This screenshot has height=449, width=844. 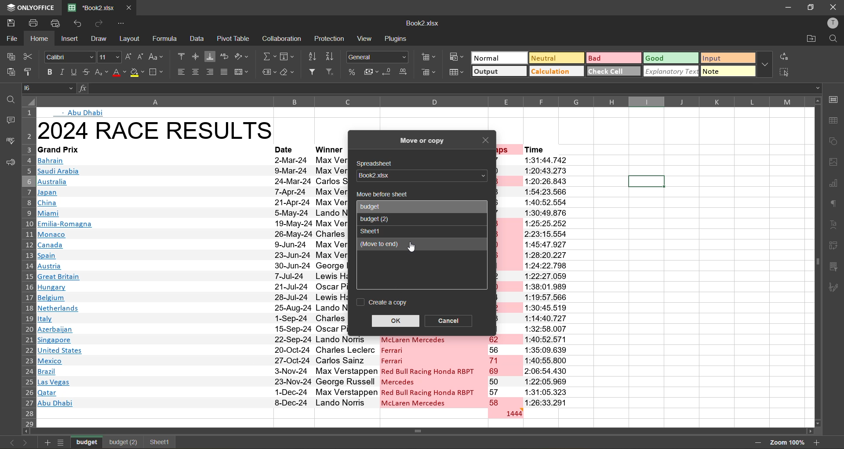 I want to click on clear filter, so click(x=333, y=73).